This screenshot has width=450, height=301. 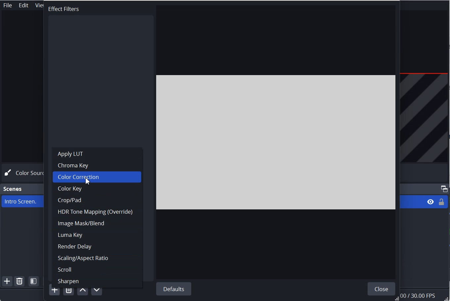 What do you see at coordinates (97, 291) in the screenshot?
I see `Move Filter down` at bounding box center [97, 291].